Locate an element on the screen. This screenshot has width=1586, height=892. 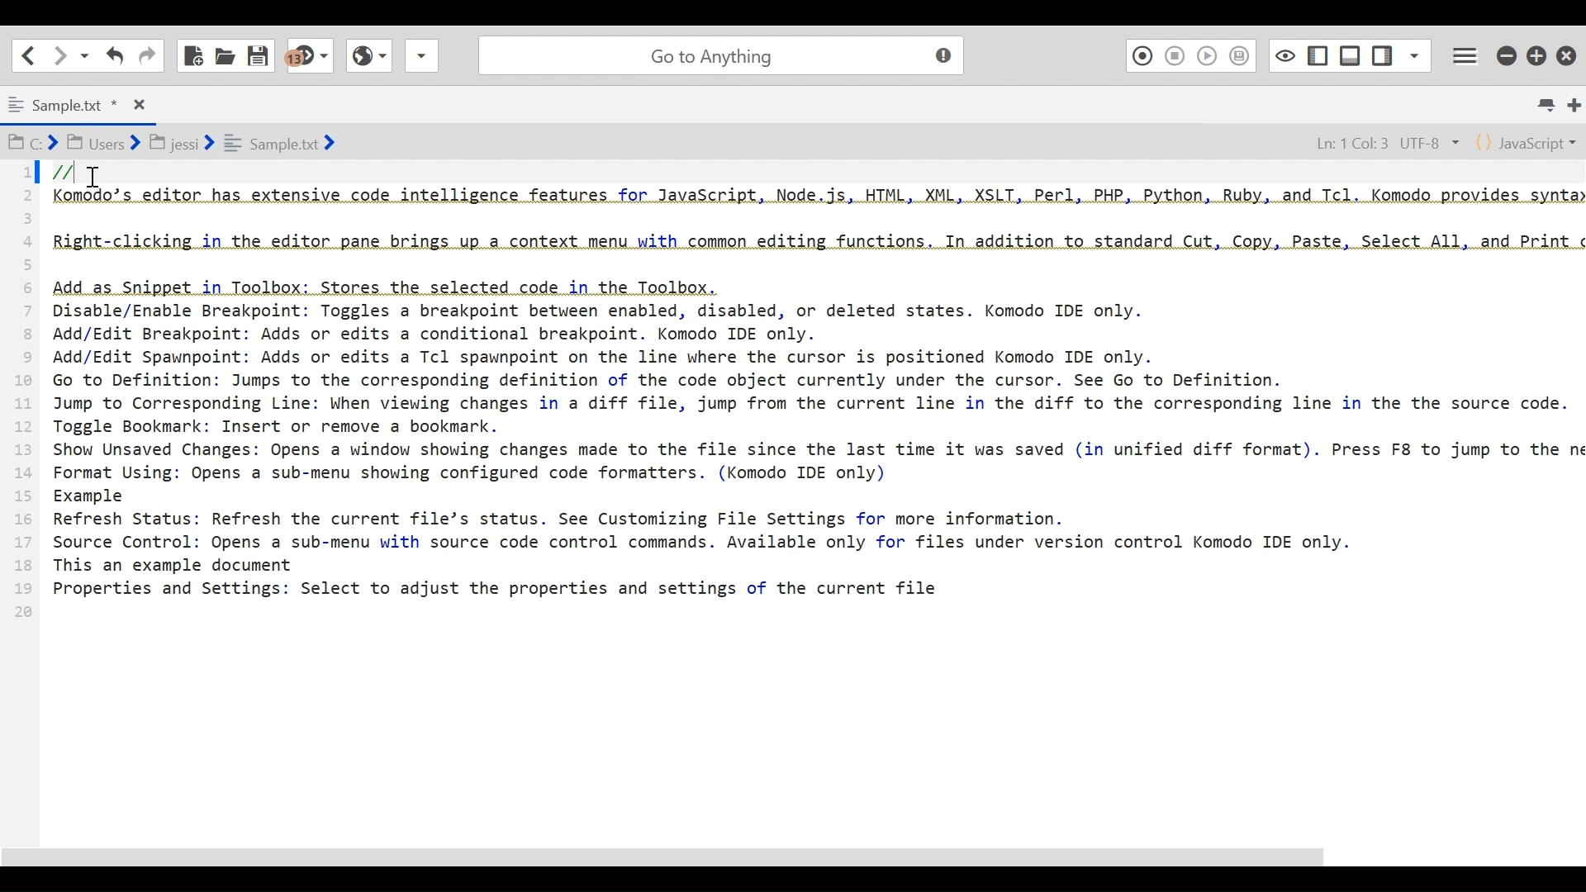
File Type is located at coordinates (1527, 141).